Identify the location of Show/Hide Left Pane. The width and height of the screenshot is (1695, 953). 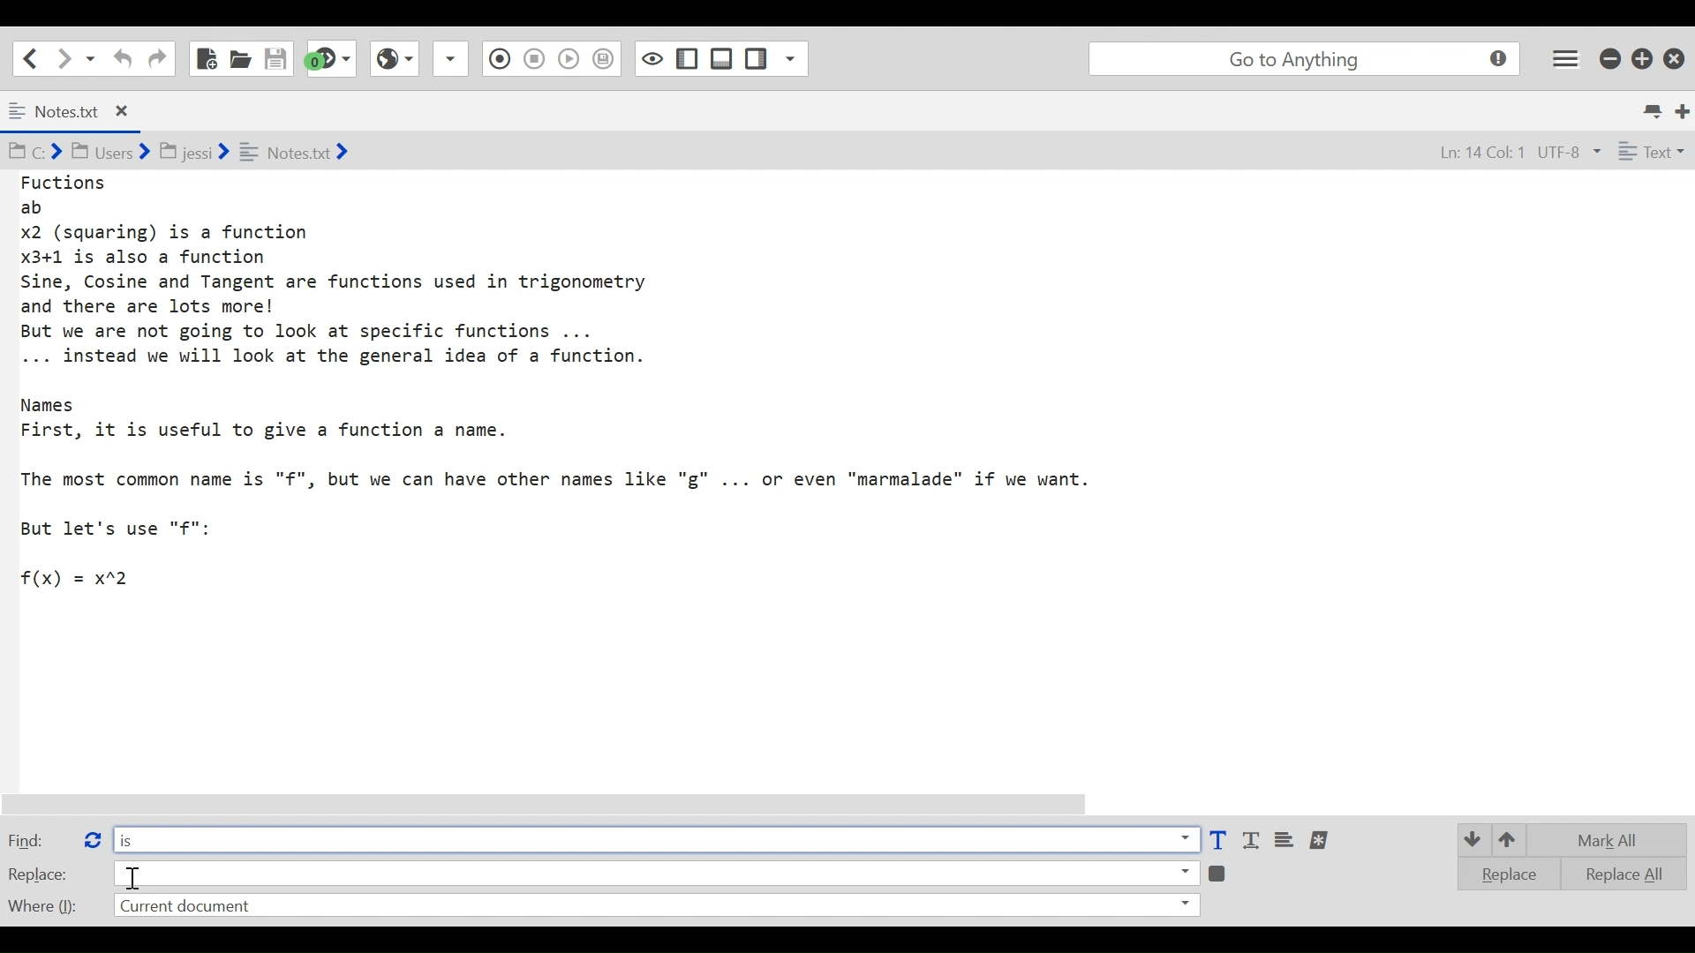
(722, 58).